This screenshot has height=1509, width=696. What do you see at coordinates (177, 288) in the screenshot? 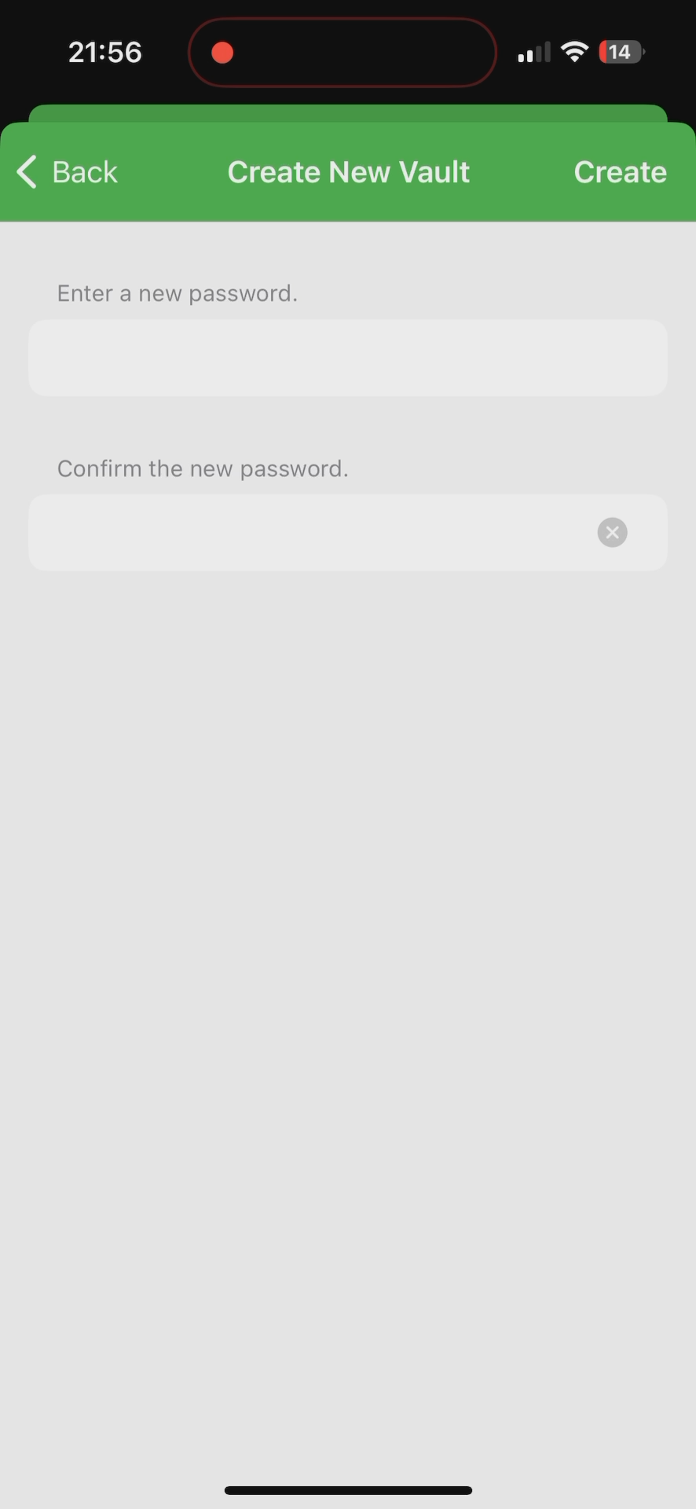
I see `enter a new password` at bounding box center [177, 288].